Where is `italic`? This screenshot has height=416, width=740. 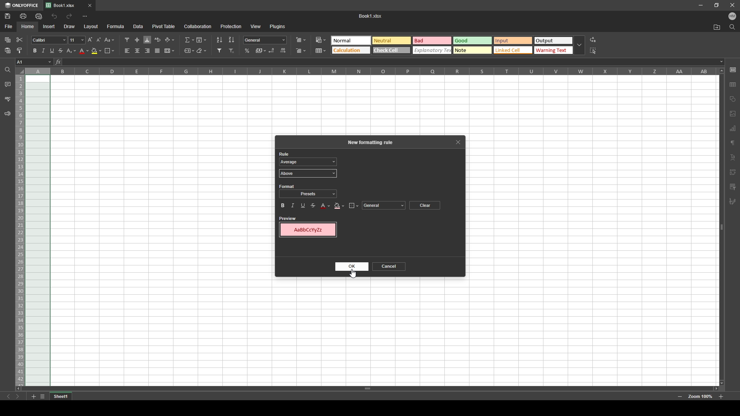
italic is located at coordinates (293, 205).